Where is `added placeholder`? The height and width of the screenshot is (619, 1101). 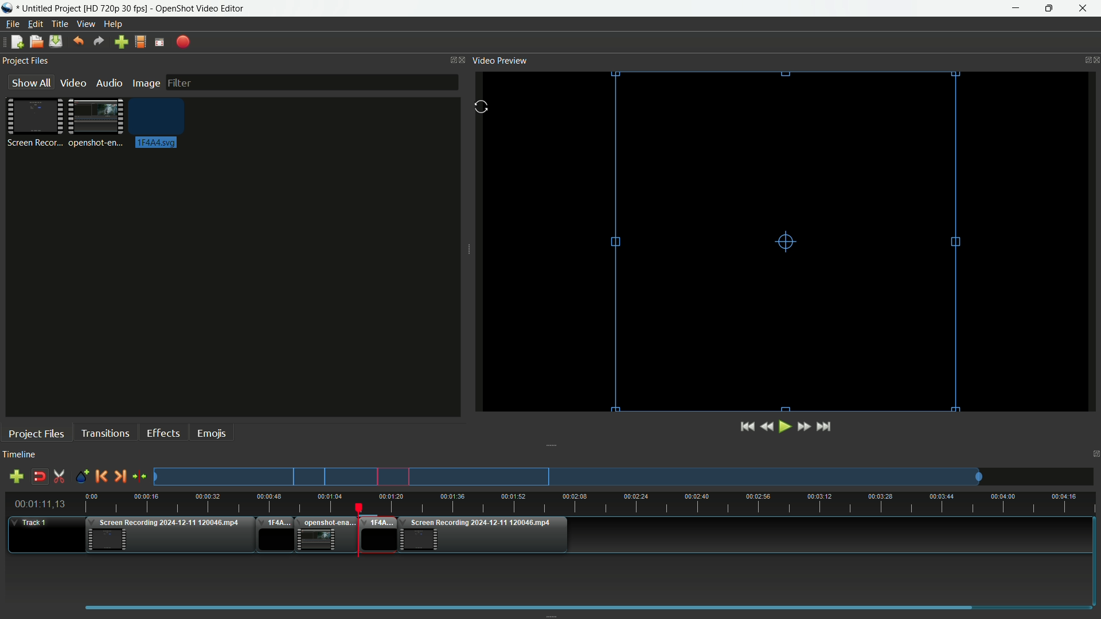 added placeholder is located at coordinates (379, 535).